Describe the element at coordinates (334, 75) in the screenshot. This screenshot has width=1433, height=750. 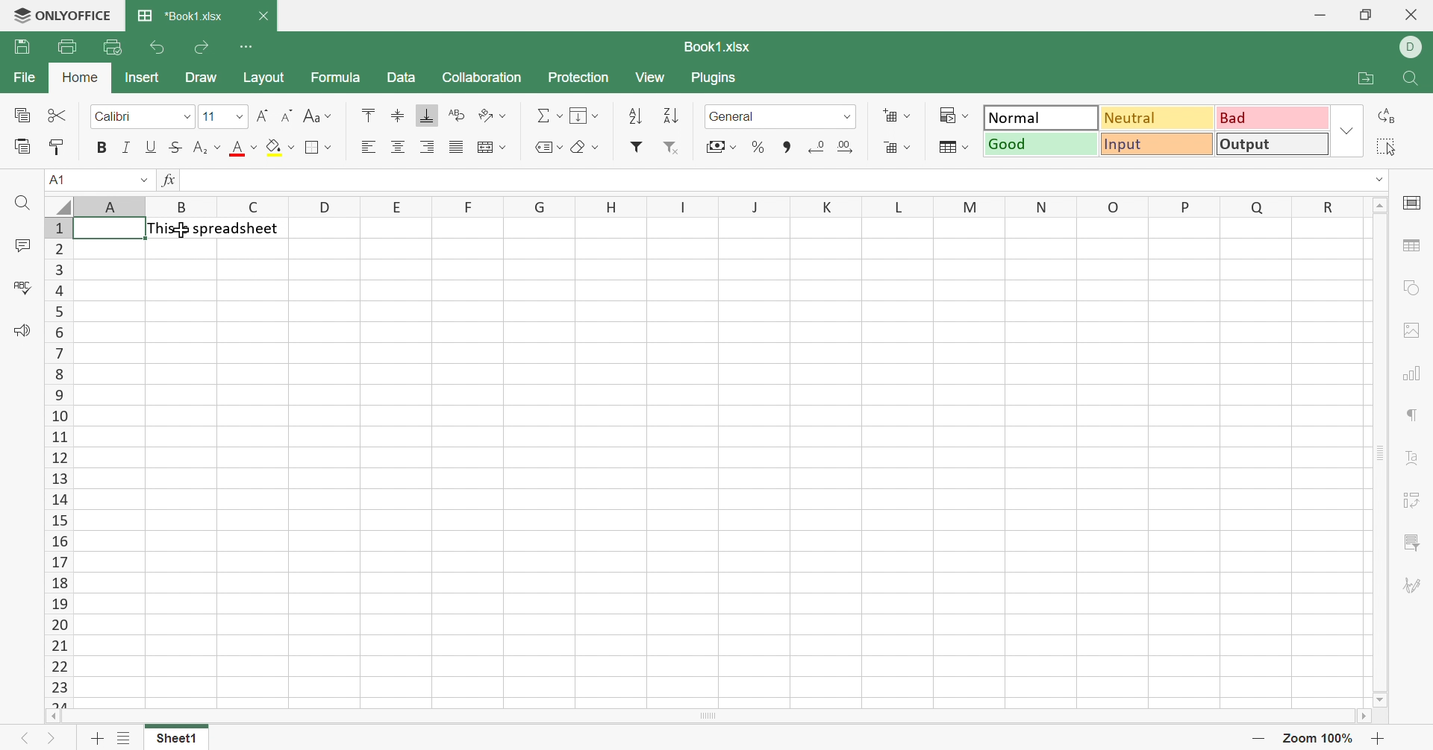
I see `Formula` at that location.